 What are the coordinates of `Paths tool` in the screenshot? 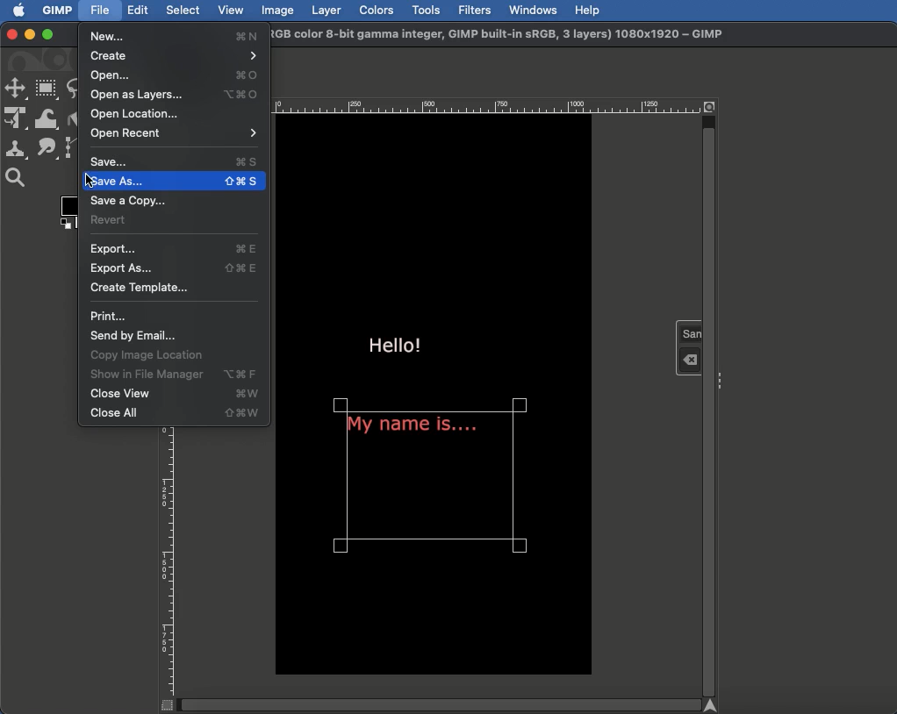 It's located at (75, 146).